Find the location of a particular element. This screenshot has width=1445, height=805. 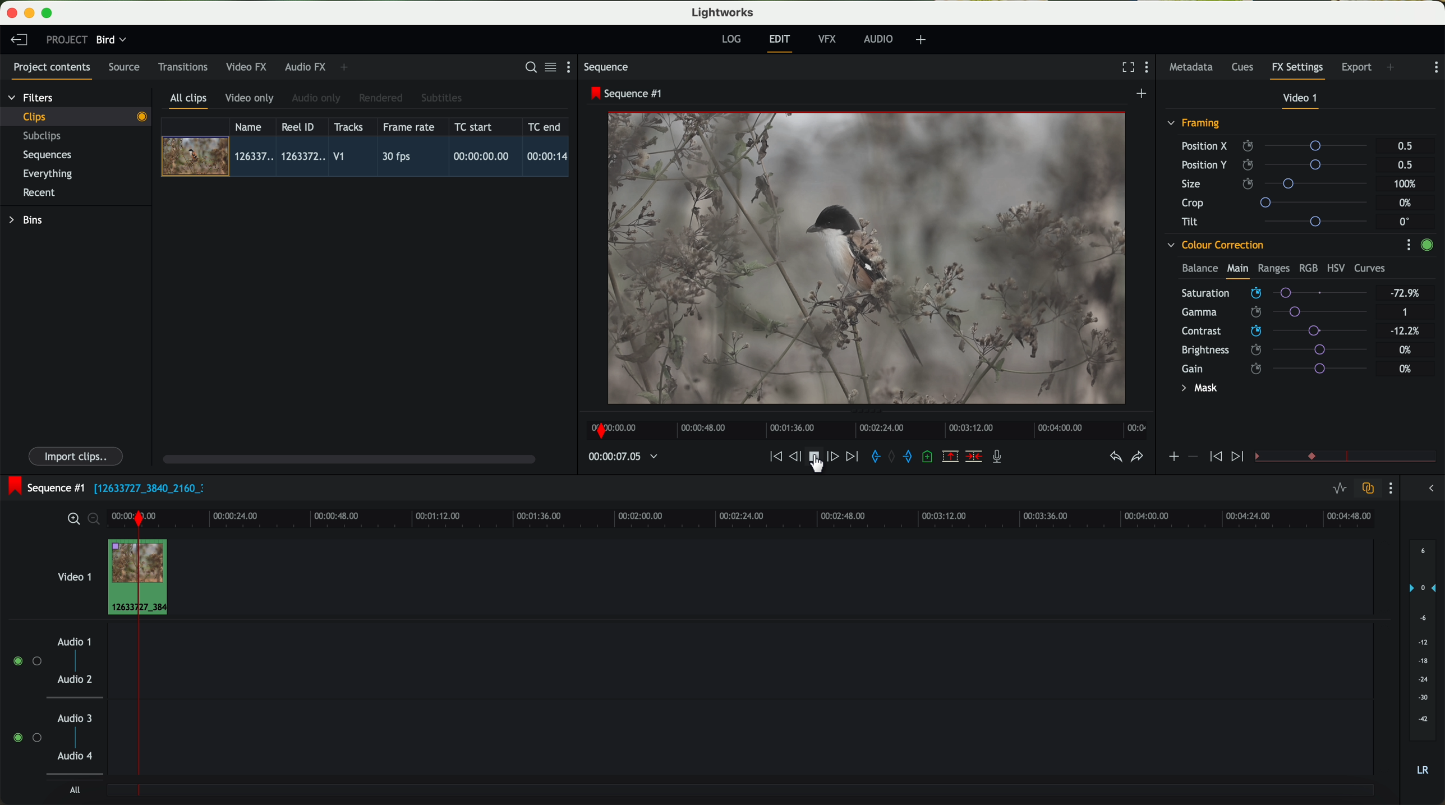

toggle auto track sync is located at coordinates (1365, 489).